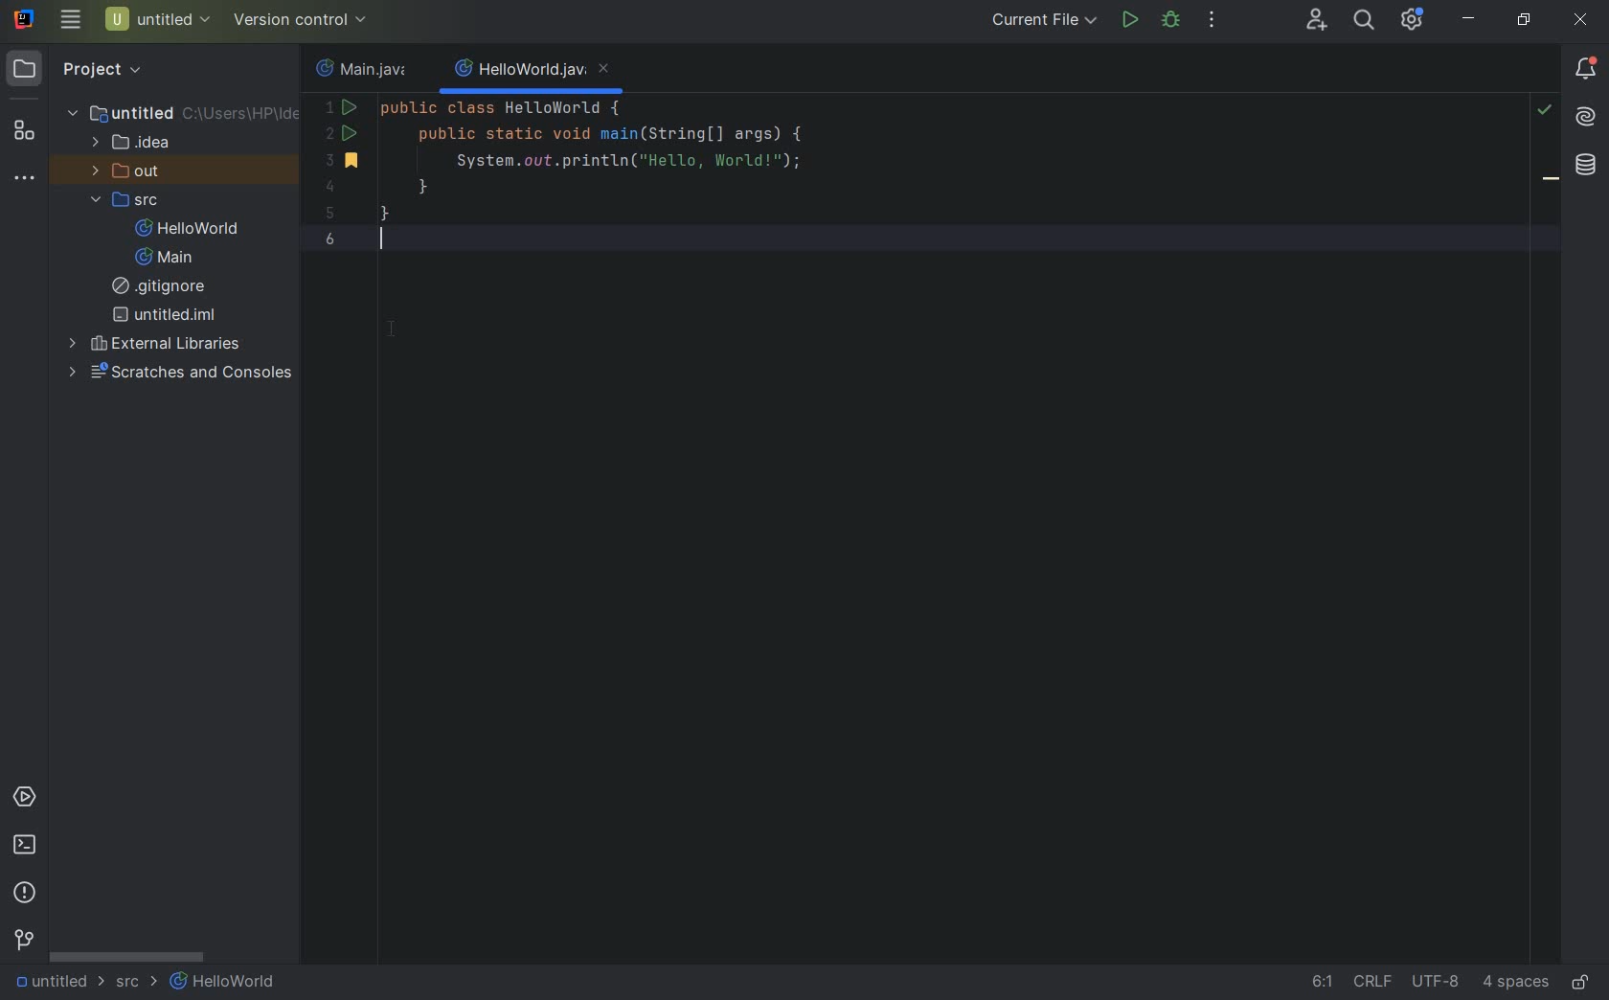  What do you see at coordinates (226, 984) in the screenshot?
I see `HelloWorld` at bounding box center [226, 984].